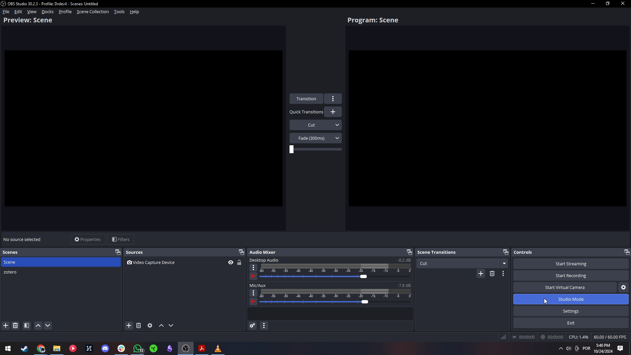  Describe the element at coordinates (458, 263) in the screenshot. I see `Cut` at that location.